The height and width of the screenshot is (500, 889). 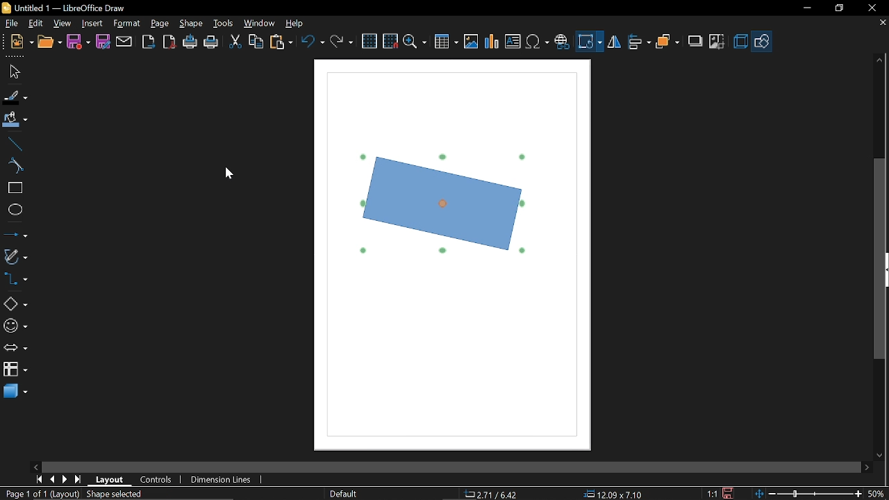 I want to click on Copy, so click(x=256, y=41).